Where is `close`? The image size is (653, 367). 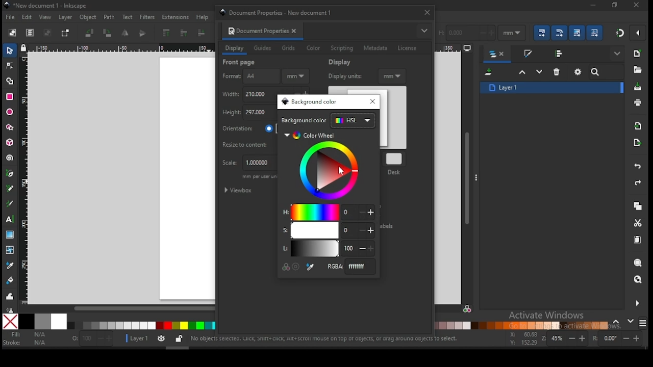
close is located at coordinates (296, 31).